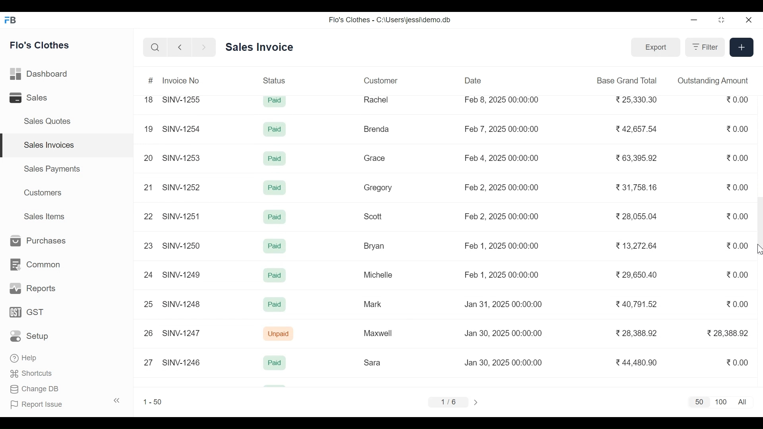 This screenshot has width=763, height=429. Describe the element at coordinates (275, 217) in the screenshot. I see `Paid` at that location.